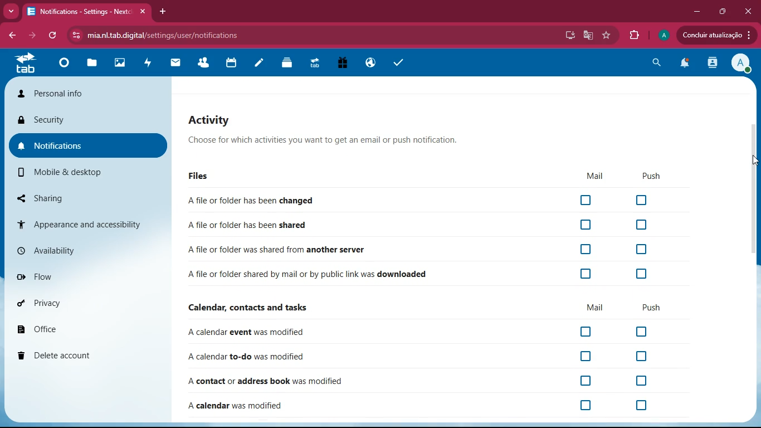 This screenshot has height=428, width=761. I want to click on Files, so click(197, 176).